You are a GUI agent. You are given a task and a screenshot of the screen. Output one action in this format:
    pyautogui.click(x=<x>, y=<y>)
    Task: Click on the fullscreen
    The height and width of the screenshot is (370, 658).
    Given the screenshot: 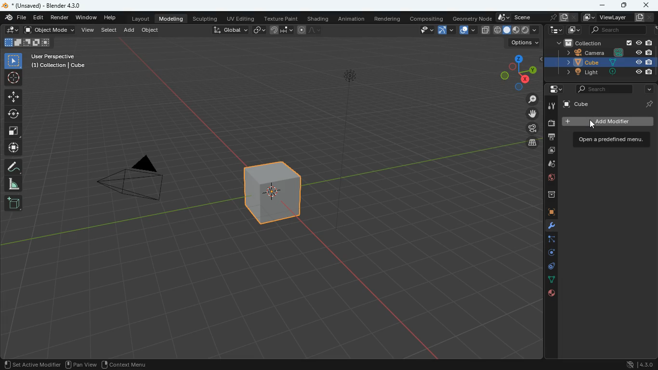 What is the action you would take?
    pyautogui.click(x=11, y=132)
    